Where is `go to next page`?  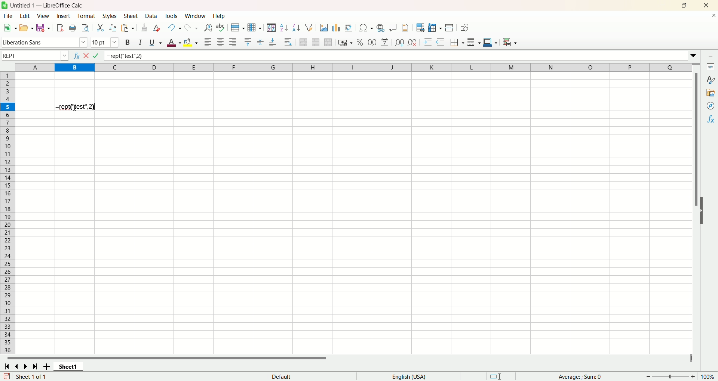 go to next page is located at coordinates (26, 367).